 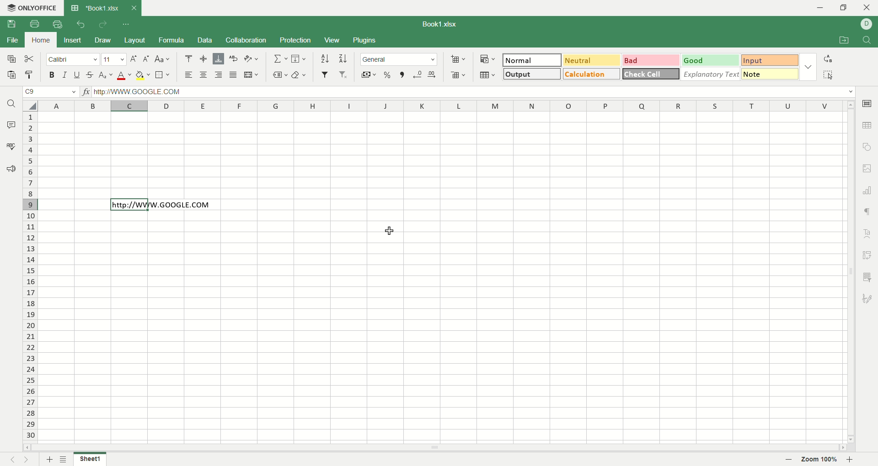 What do you see at coordinates (11, 146) in the screenshot?
I see `spell check` at bounding box center [11, 146].